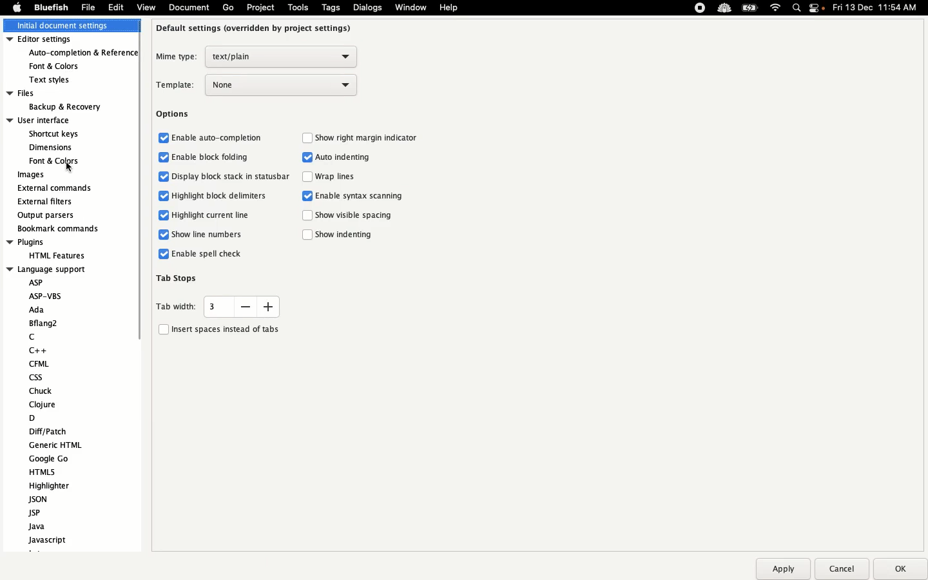 The width and height of the screenshot is (928, 580). What do you see at coordinates (342, 235) in the screenshot?
I see `Show indenting` at bounding box center [342, 235].